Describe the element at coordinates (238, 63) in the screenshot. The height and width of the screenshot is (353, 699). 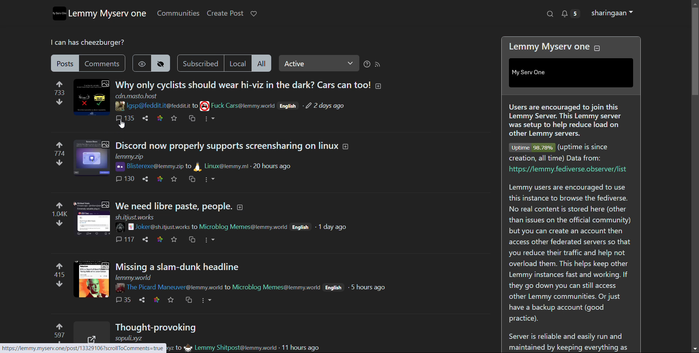
I see `local` at that location.